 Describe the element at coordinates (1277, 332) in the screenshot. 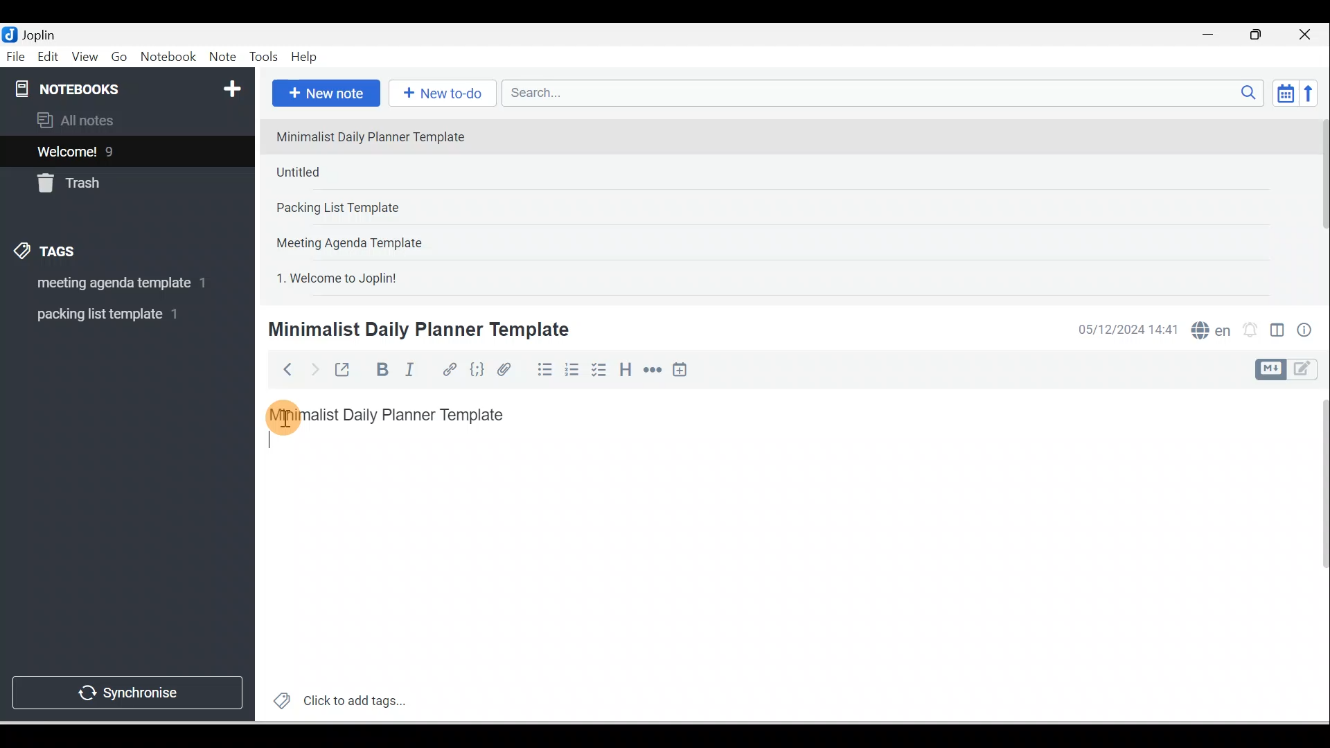

I see `Toggle editors` at that location.